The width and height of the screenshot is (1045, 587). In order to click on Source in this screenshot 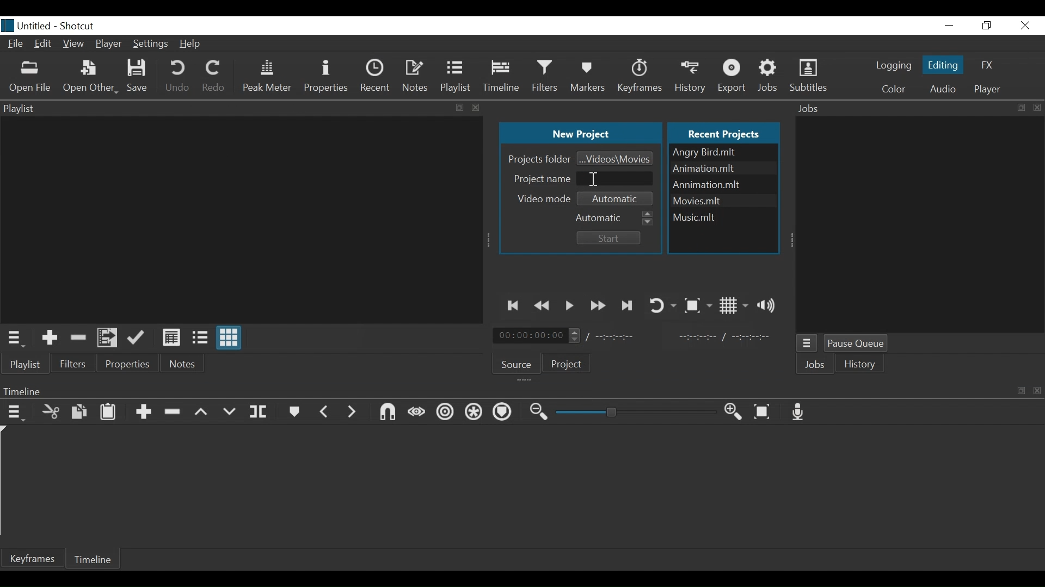, I will do `click(517, 363)`.